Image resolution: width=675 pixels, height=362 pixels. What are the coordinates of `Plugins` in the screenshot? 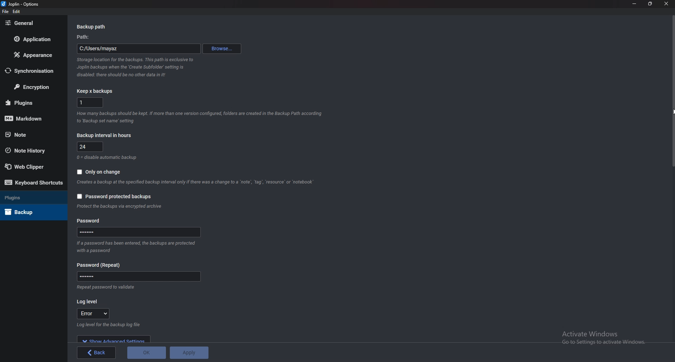 It's located at (30, 198).